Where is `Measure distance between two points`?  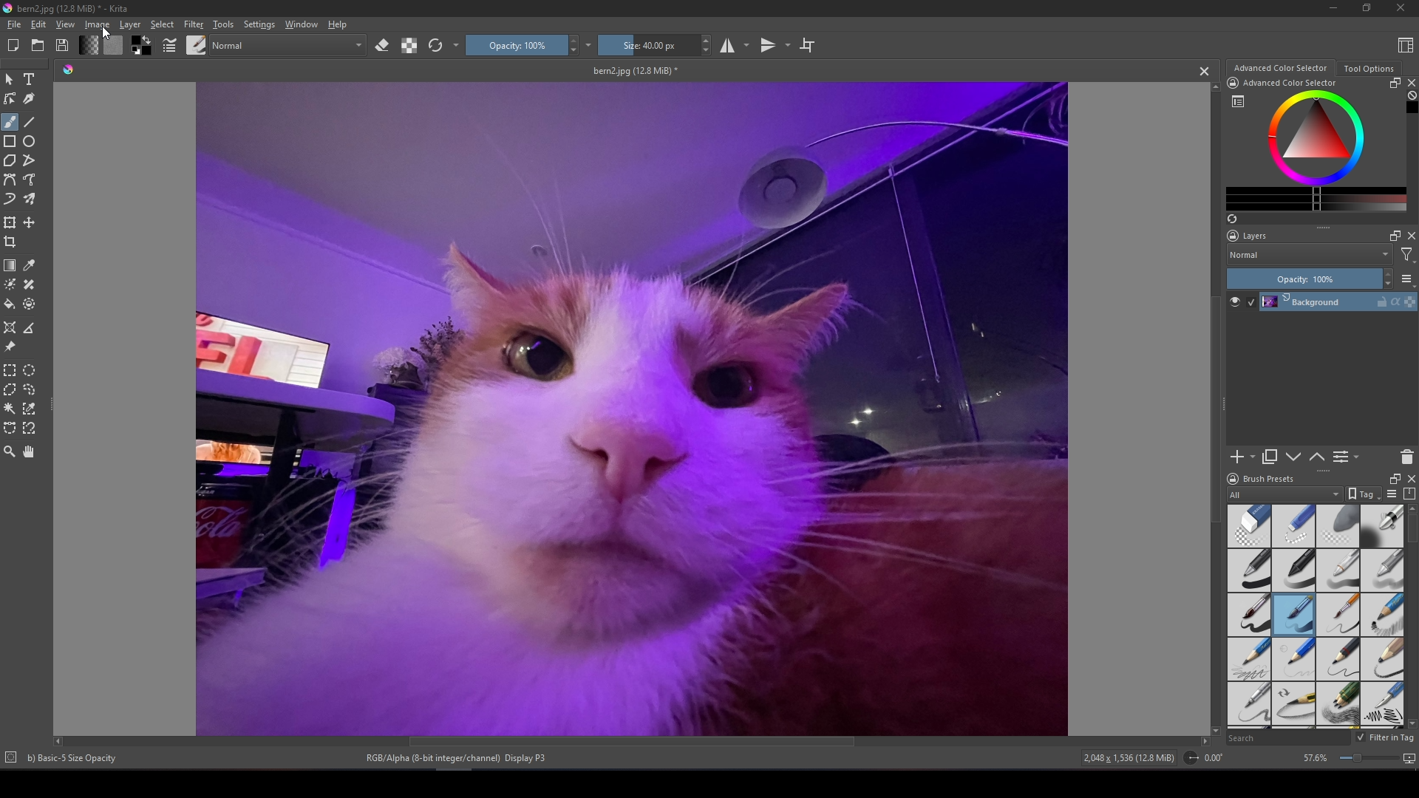 Measure distance between two points is located at coordinates (28, 328).